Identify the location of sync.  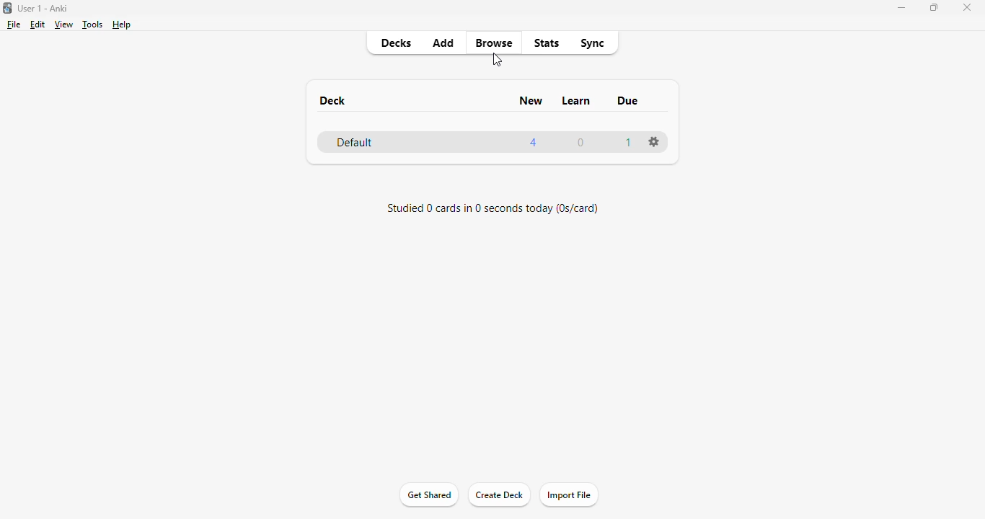
(593, 43).